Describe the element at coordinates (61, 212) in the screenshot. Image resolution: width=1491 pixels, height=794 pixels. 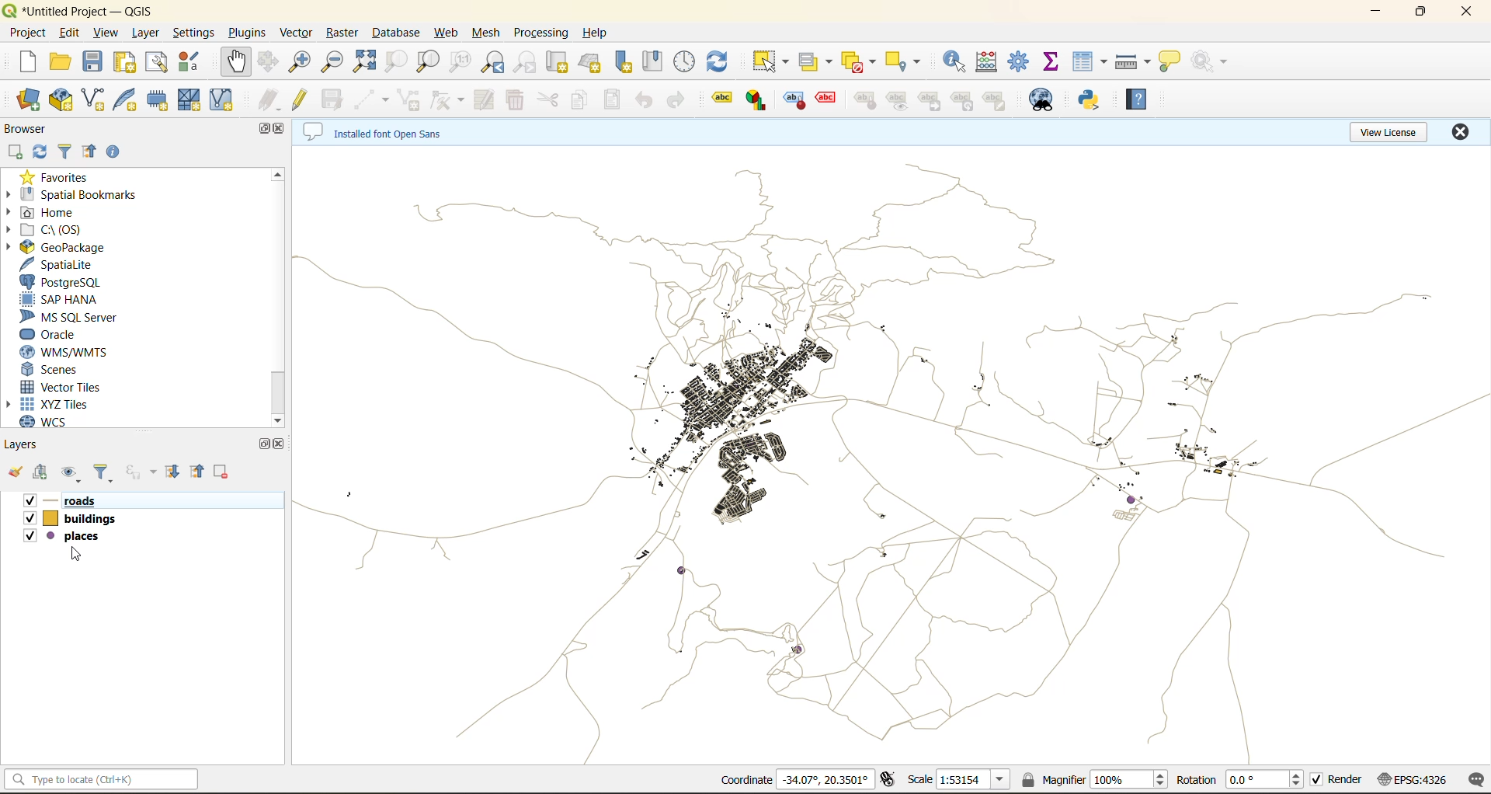
I see `home` at that location.